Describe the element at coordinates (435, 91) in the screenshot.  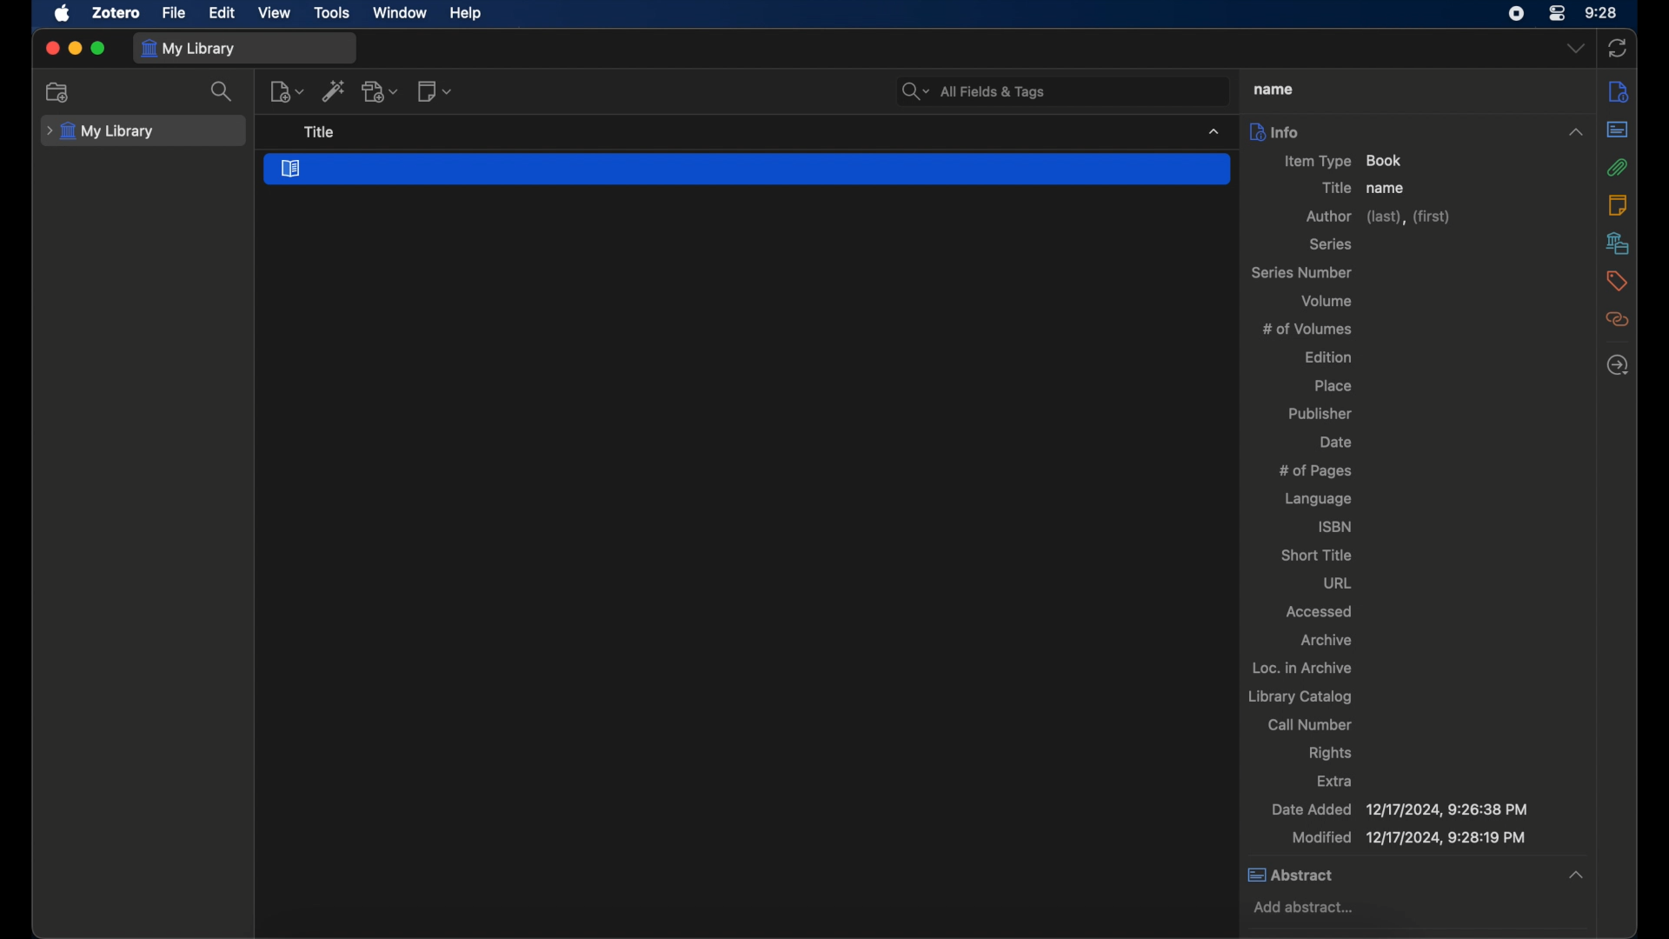
I see `new note` at that location.